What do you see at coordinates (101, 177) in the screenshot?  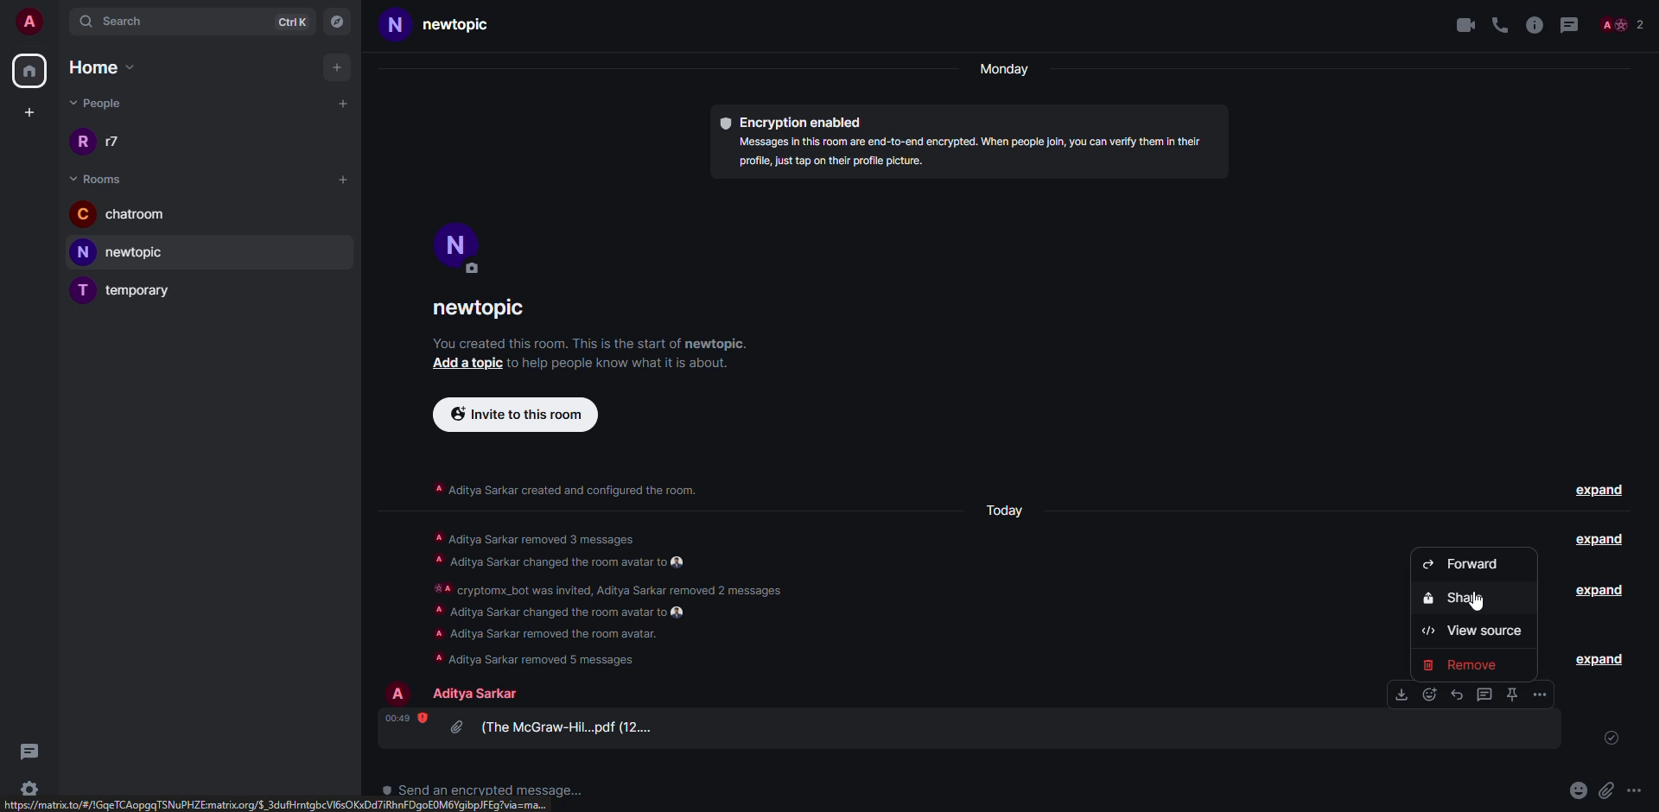 I see `room` at bounding box center [101, 177].